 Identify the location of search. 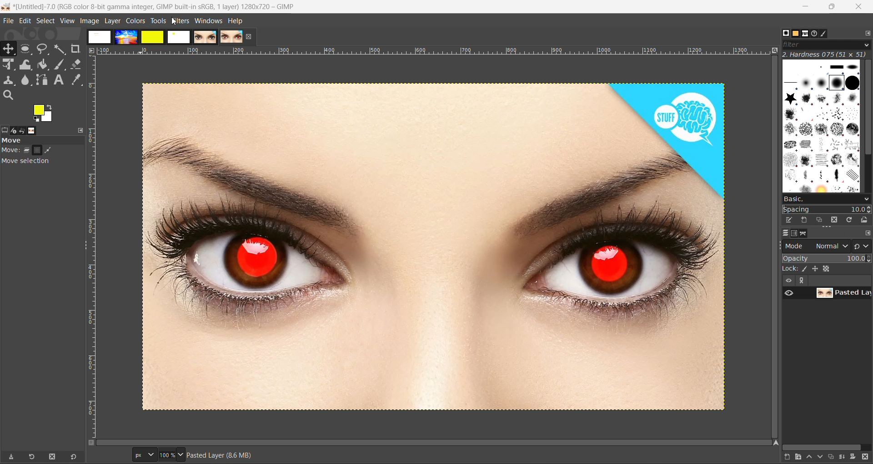
(7, 95).